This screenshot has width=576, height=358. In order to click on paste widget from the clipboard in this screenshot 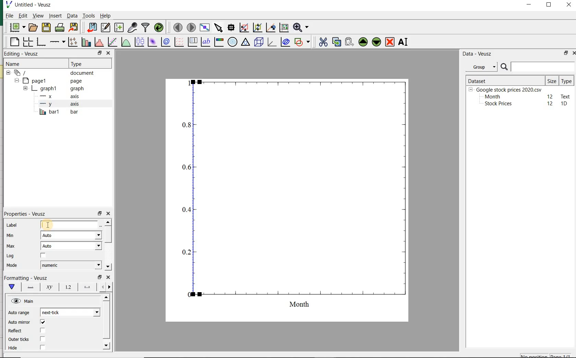, I will do `click(349, 42)`.